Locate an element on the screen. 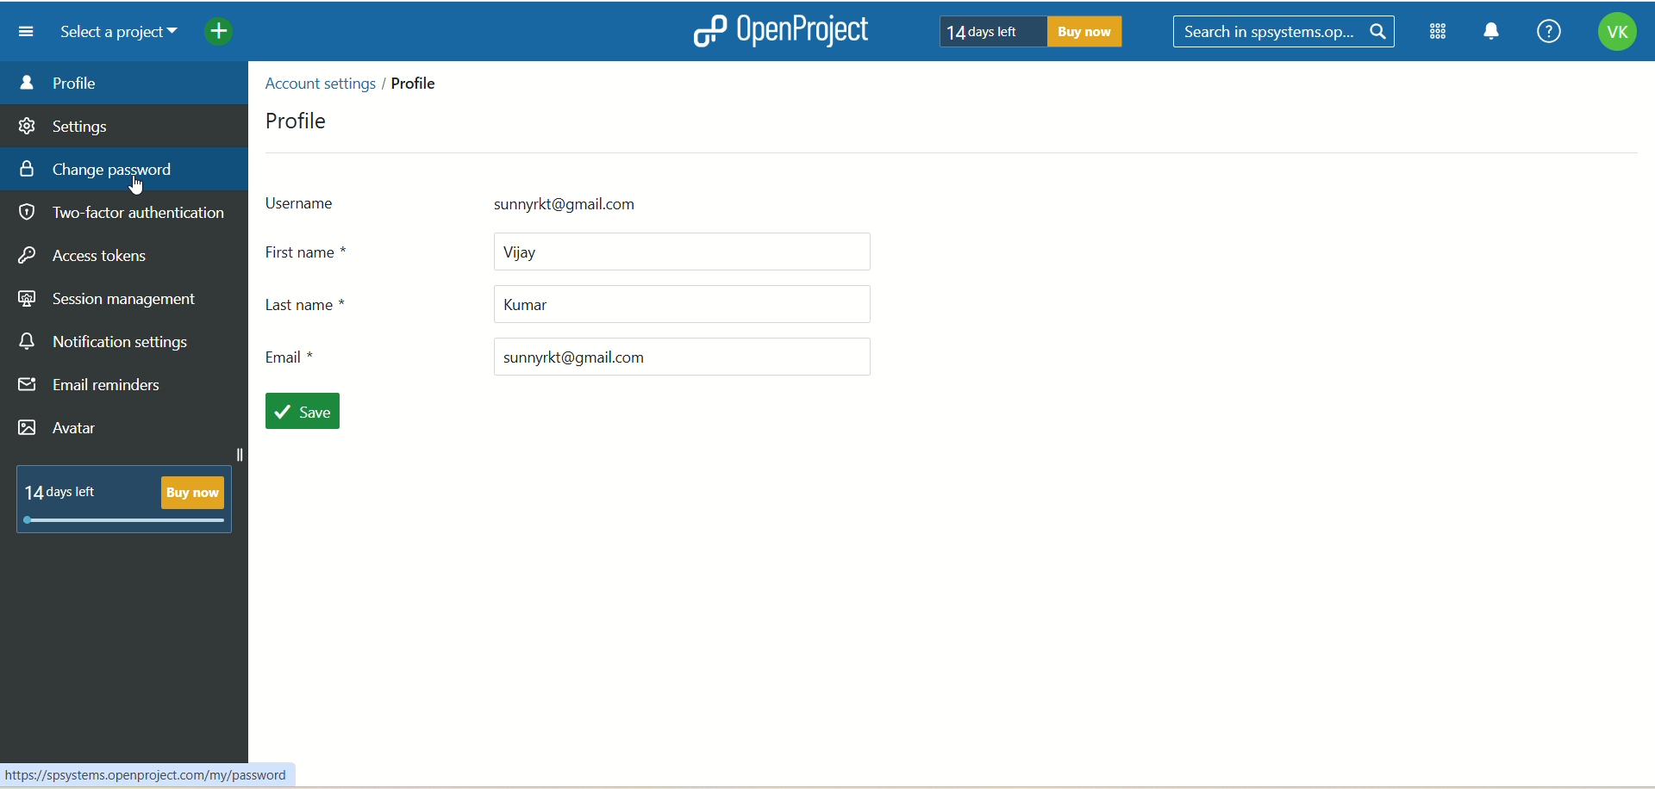  search is located at coordinates (1287, 33).